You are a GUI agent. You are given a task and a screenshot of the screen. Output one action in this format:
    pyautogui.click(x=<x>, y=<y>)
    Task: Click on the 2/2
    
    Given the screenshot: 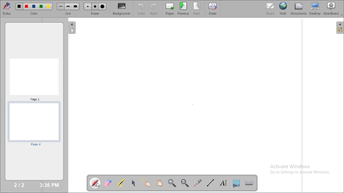 What is the action you would take?
    pyautogui.click(x=20, y=185)
    